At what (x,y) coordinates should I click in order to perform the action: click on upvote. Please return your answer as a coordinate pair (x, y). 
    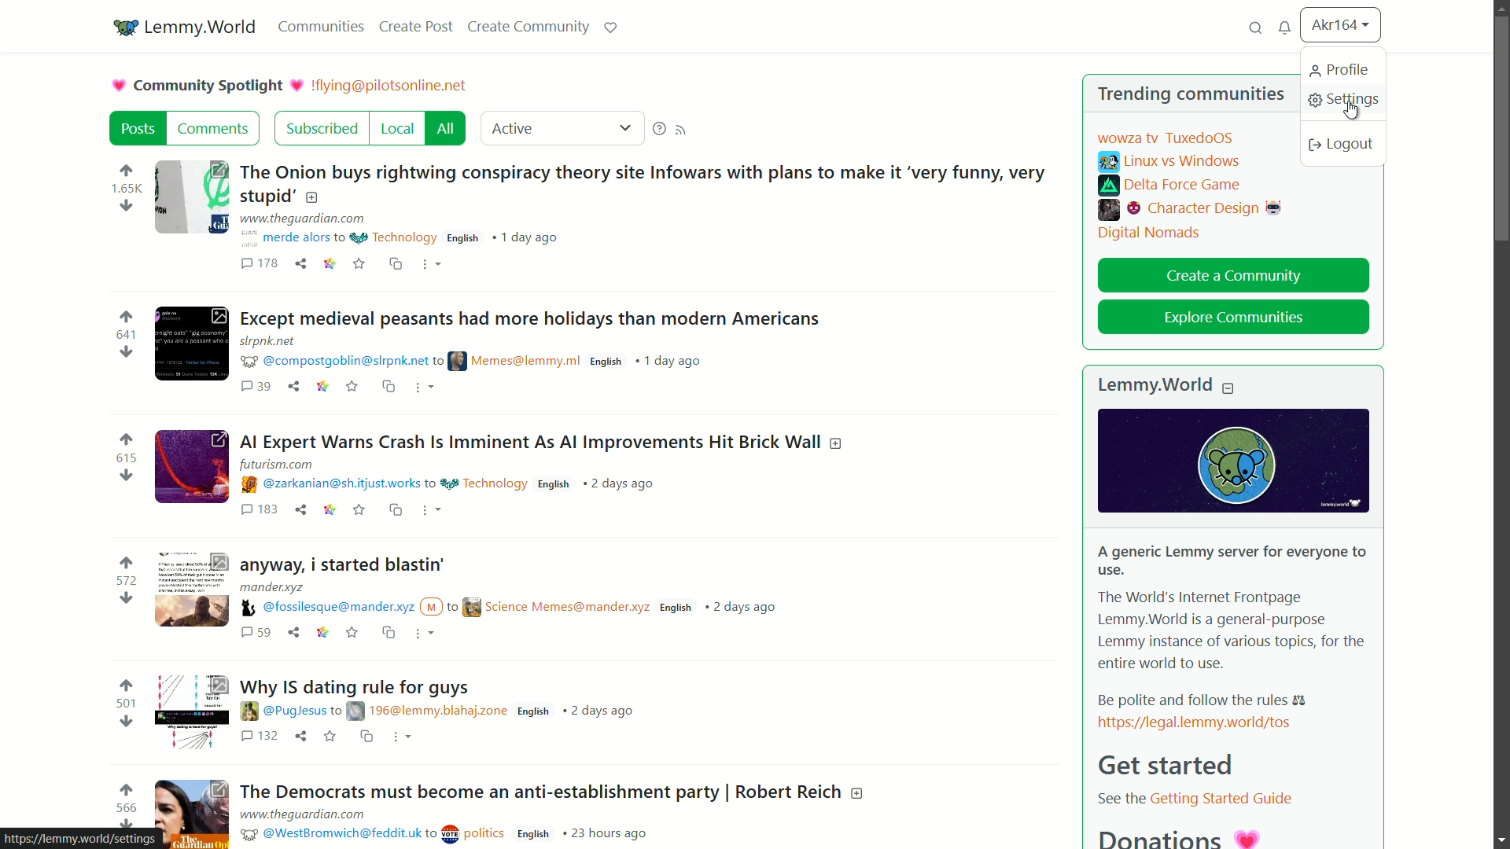
    Looking at the image, I should click on (128, 685).